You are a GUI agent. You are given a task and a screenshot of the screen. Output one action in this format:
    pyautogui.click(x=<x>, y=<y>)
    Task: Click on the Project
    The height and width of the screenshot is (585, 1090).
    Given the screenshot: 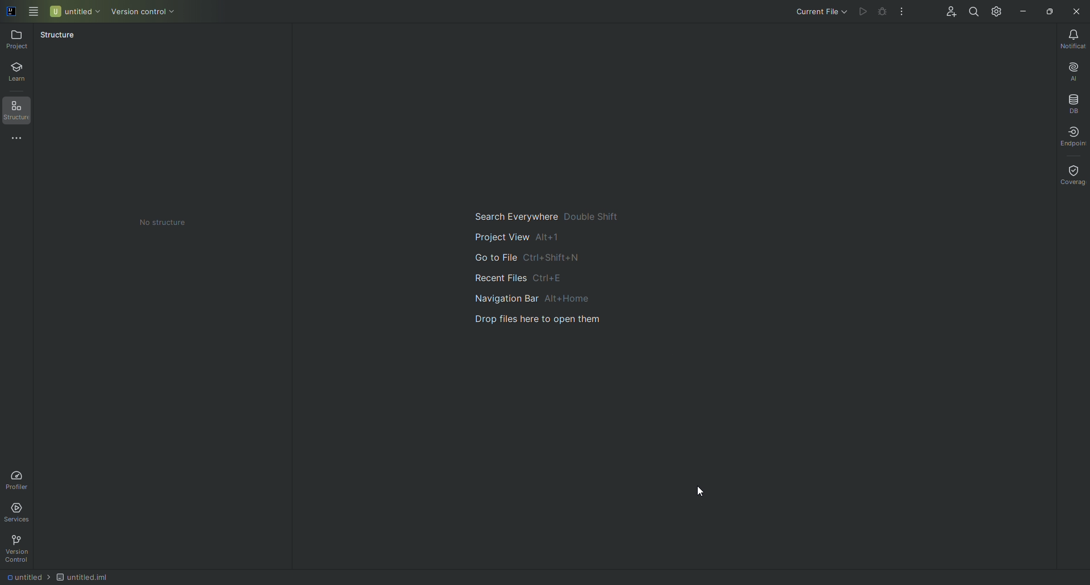 What is the action you would take?
    pyautogui.click(x=20, y=43)
    